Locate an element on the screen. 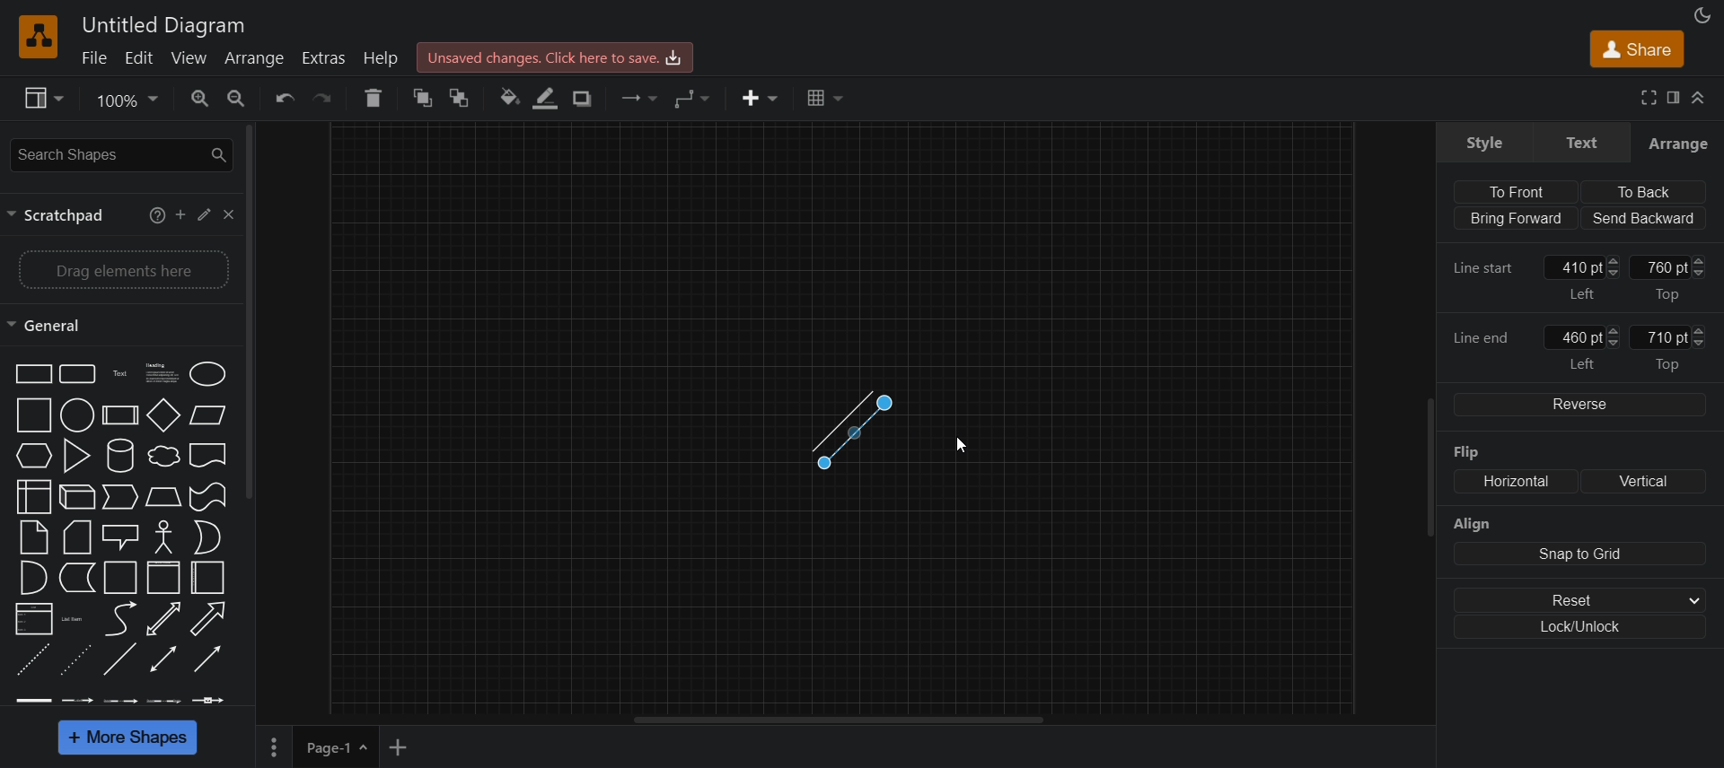 The width and height of the screenshot is (1724, 768). more shapes is located at coordinates (128, 738).